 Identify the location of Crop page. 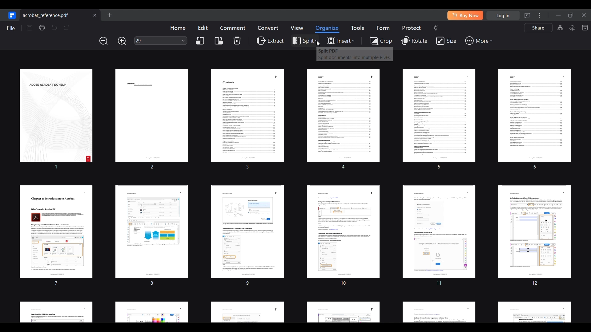
(381, 40).